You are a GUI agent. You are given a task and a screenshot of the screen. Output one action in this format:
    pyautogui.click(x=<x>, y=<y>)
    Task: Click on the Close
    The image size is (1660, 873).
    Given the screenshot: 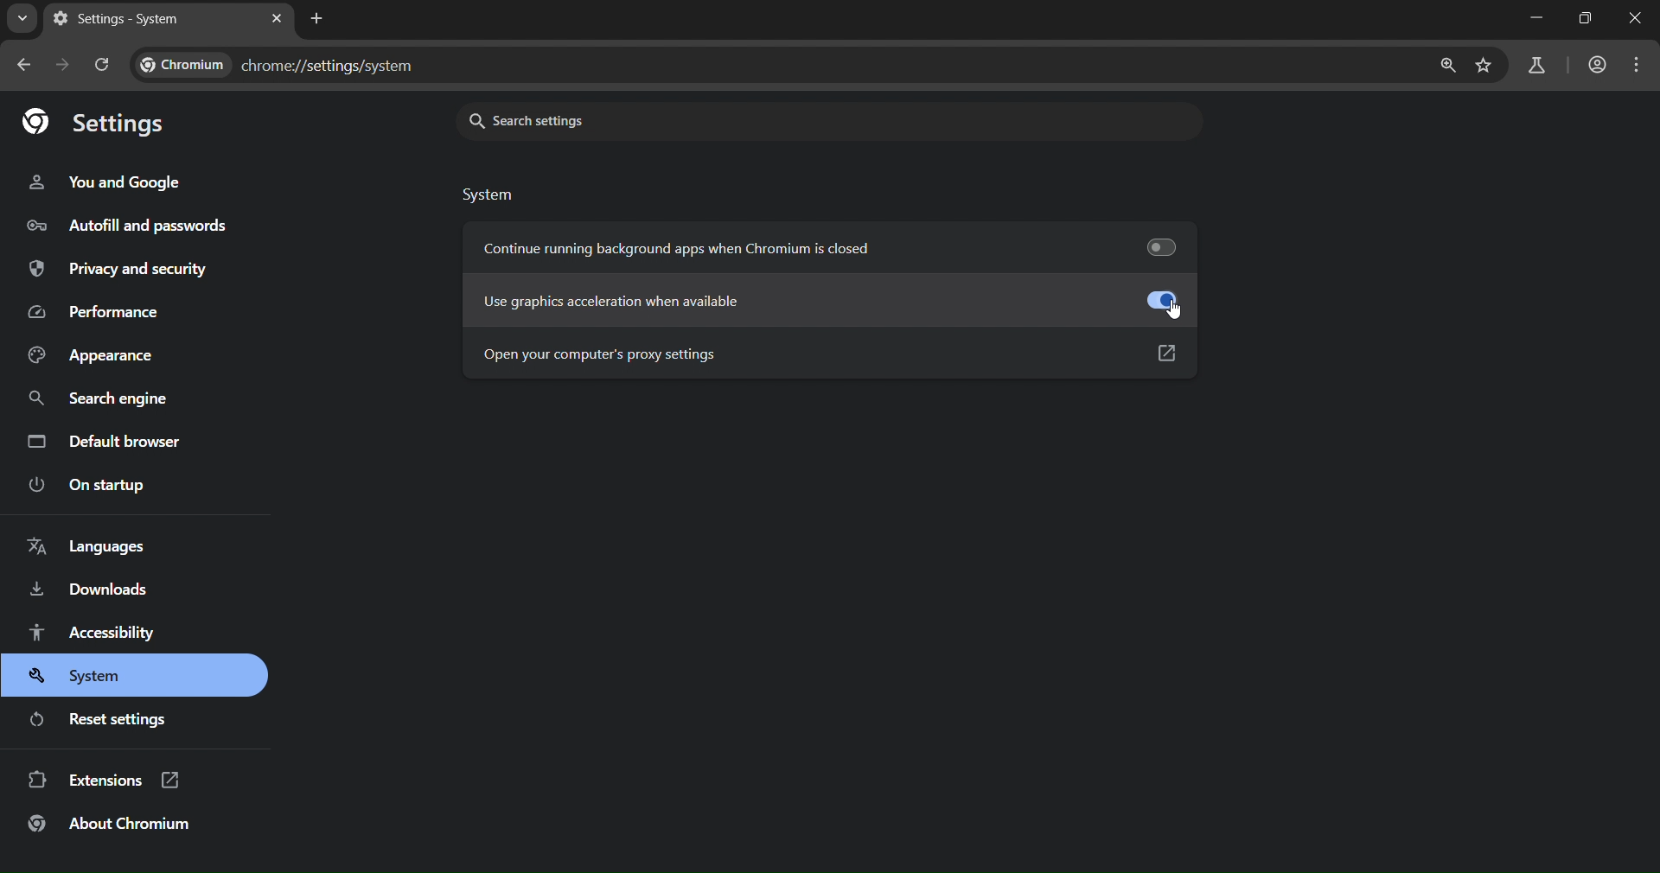 What is the action you would take?
    pyautogui.click(x=1638, y=19)
    